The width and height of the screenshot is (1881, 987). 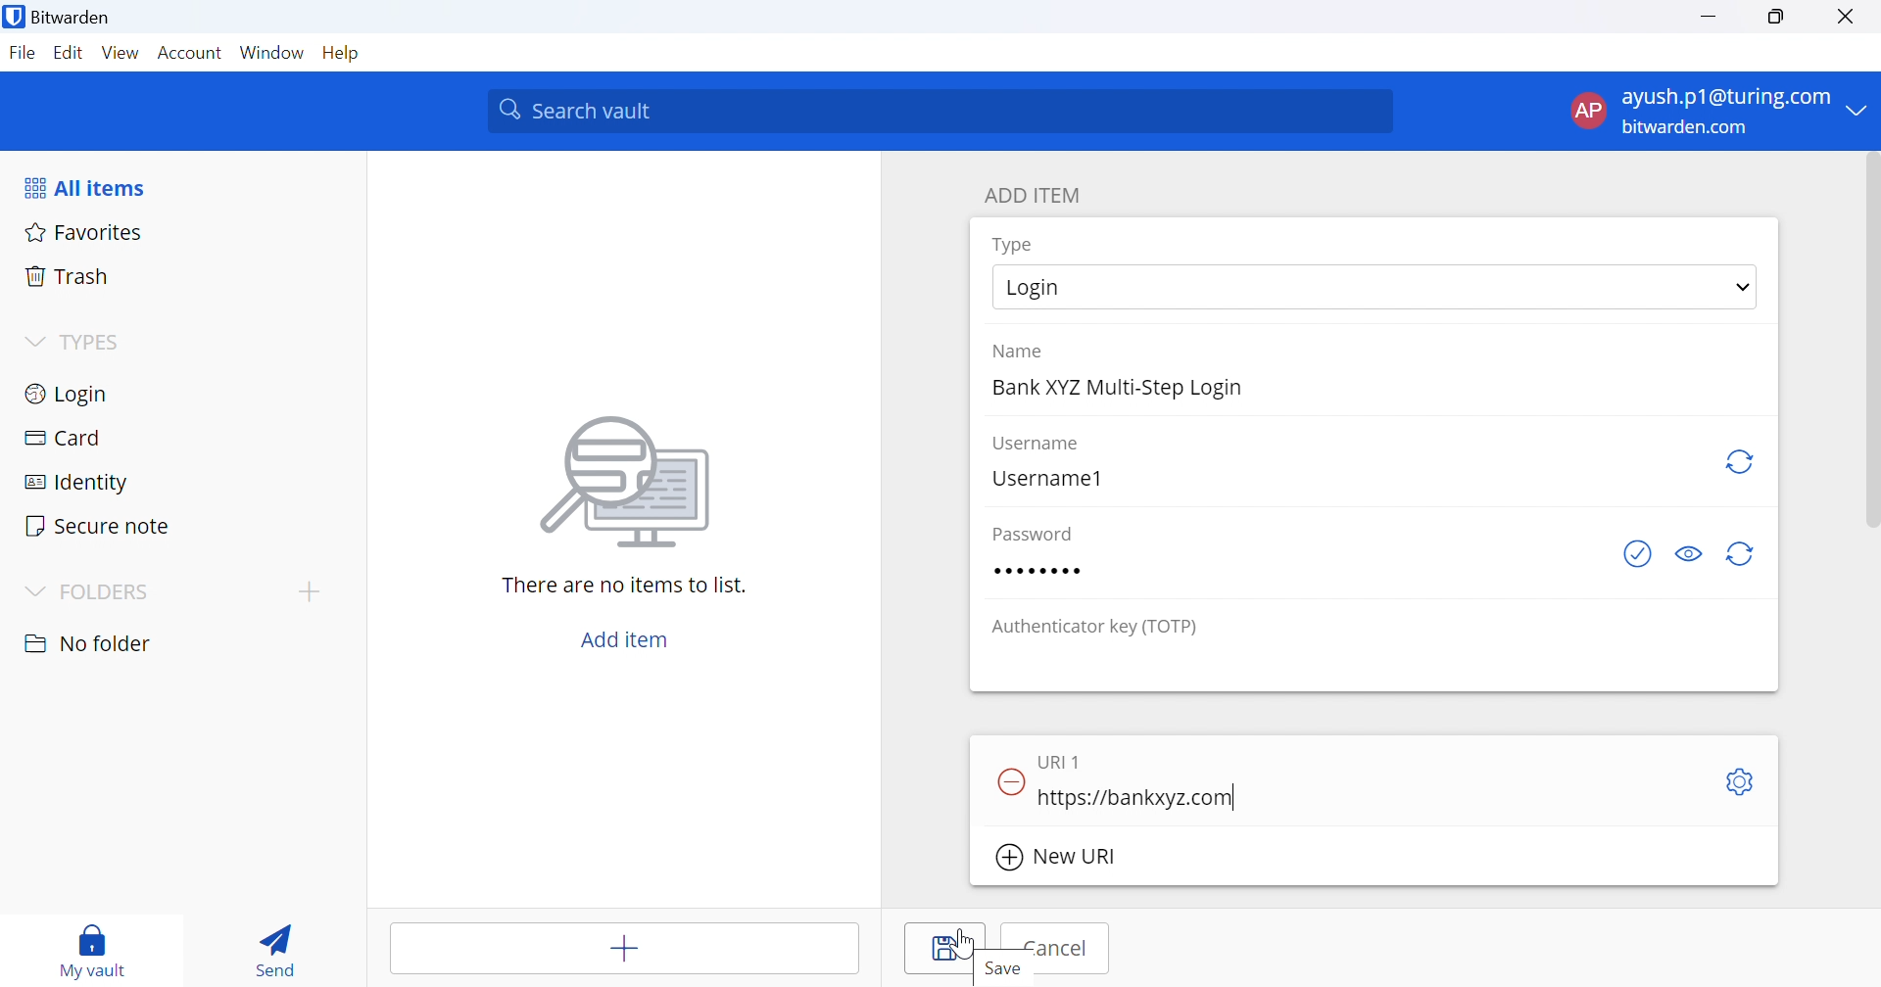 What do you see at coordinates (1744, 553) in the screenshot?
I see `Regenerate Password` at bounding box center [1744, 553].